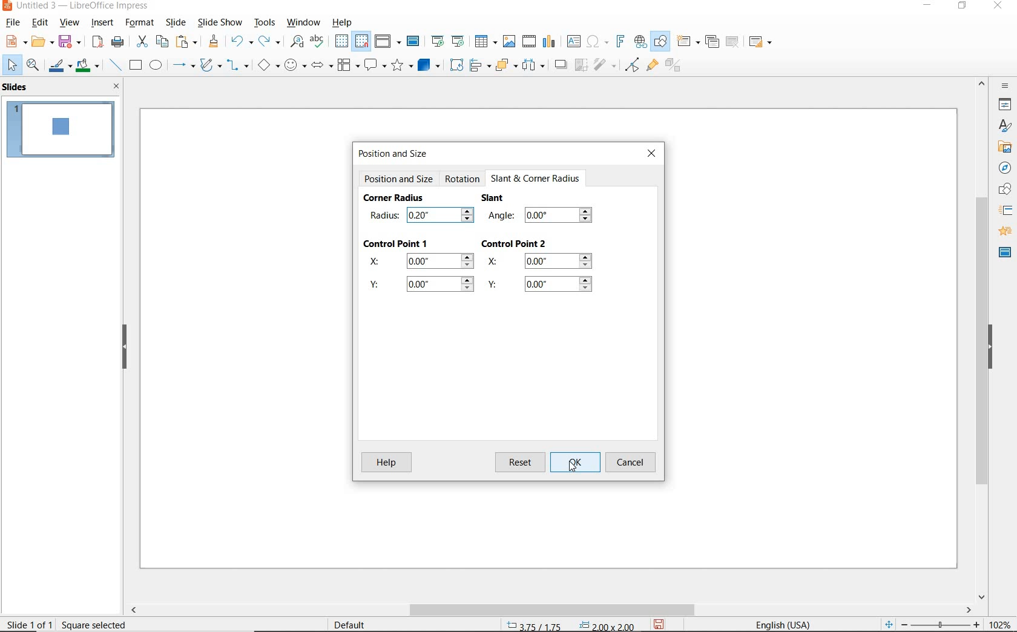 Image resolution: width=1017 pixels, height=632 pixels. I want to click on save, so click(659, 625).